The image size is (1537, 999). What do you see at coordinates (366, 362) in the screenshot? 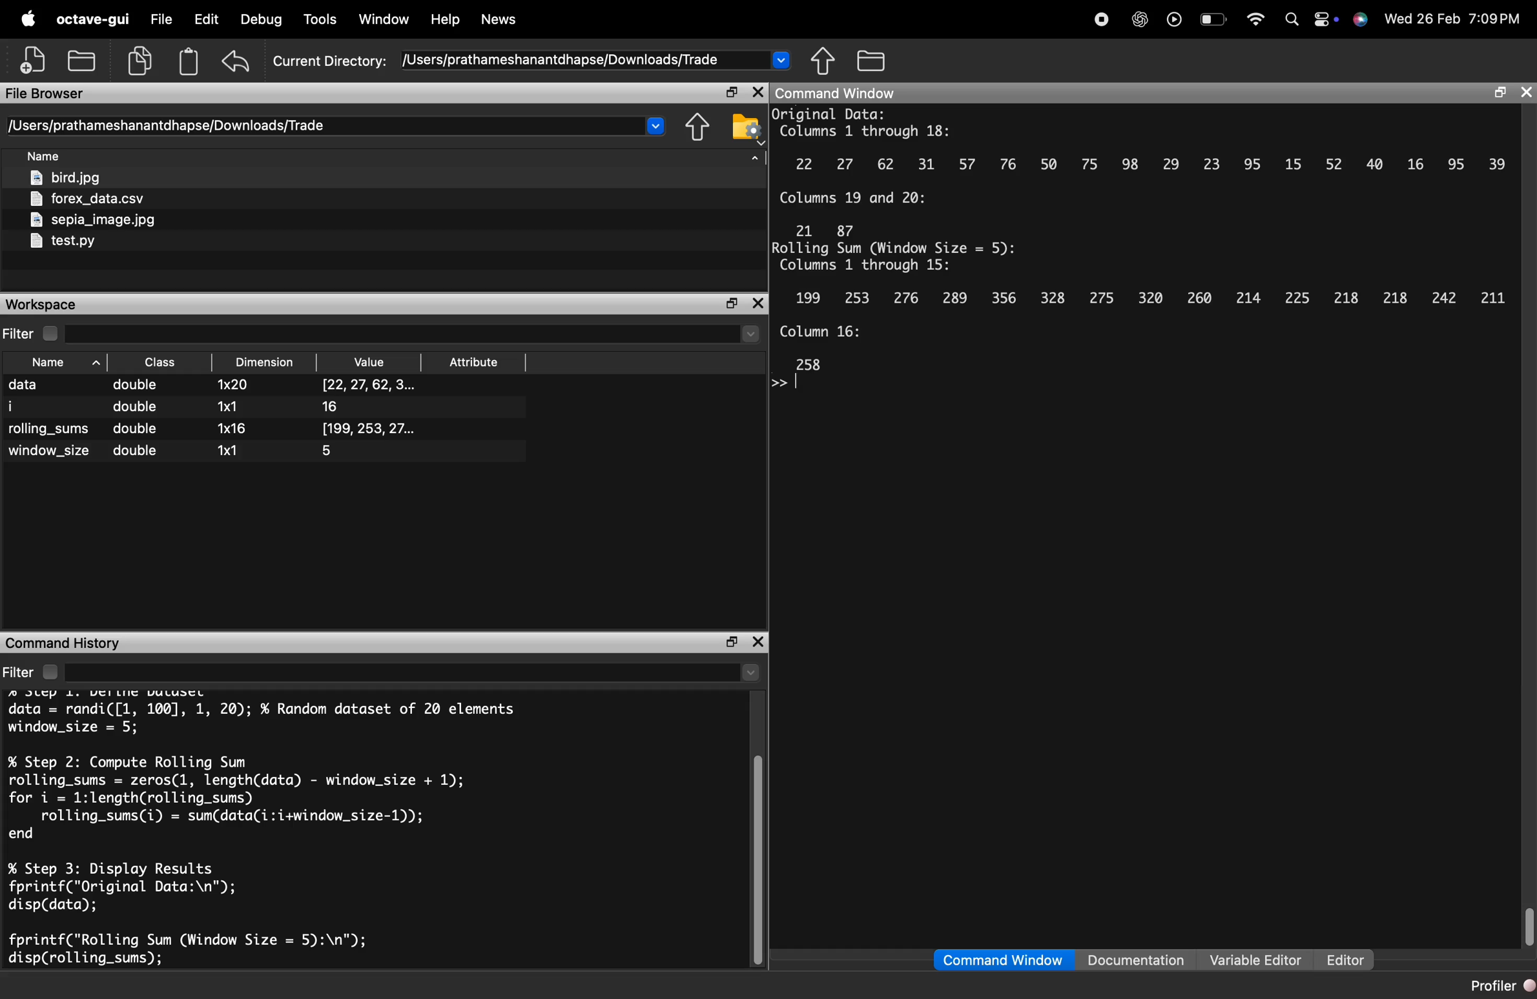
I see `sort by value` at bounding box center [366, 362].